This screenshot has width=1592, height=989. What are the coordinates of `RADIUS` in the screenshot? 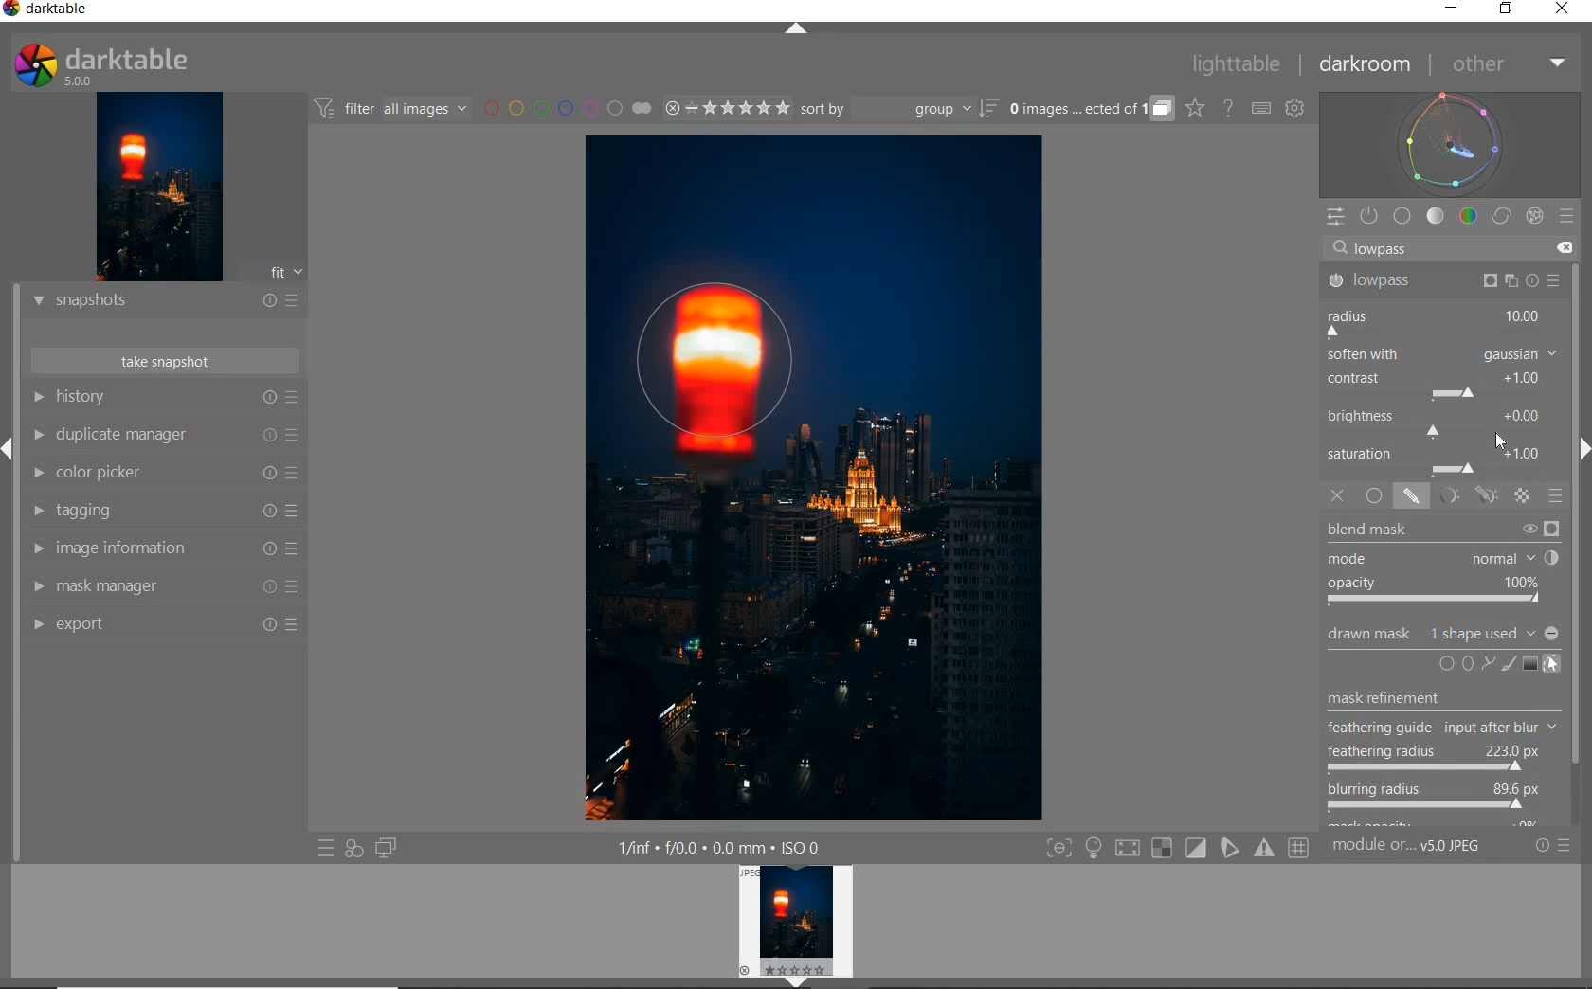 It's located at (1439, 321).